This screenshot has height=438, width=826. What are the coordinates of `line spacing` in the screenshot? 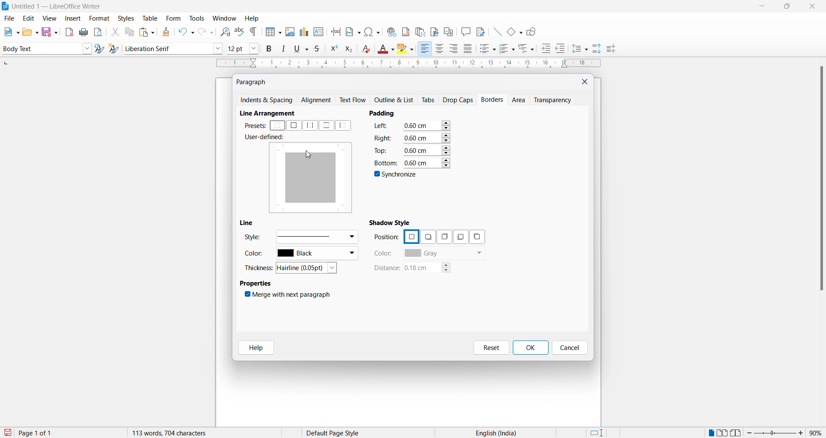 It's located at (581, 49).